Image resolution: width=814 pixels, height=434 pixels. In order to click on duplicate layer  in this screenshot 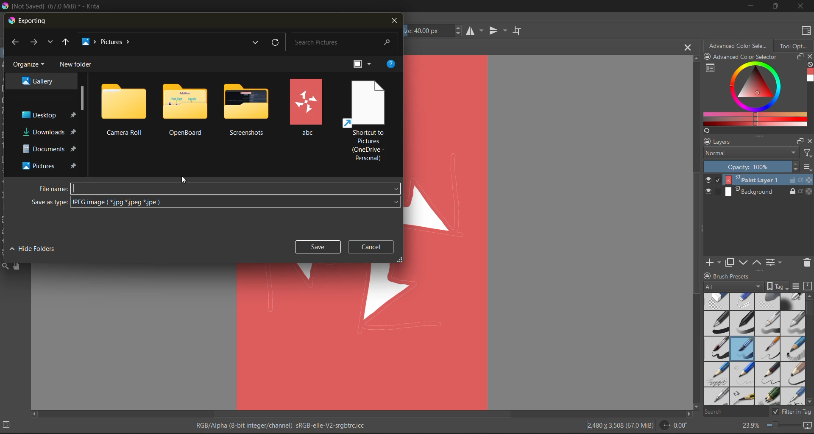, I will do `click(734, 264)`.